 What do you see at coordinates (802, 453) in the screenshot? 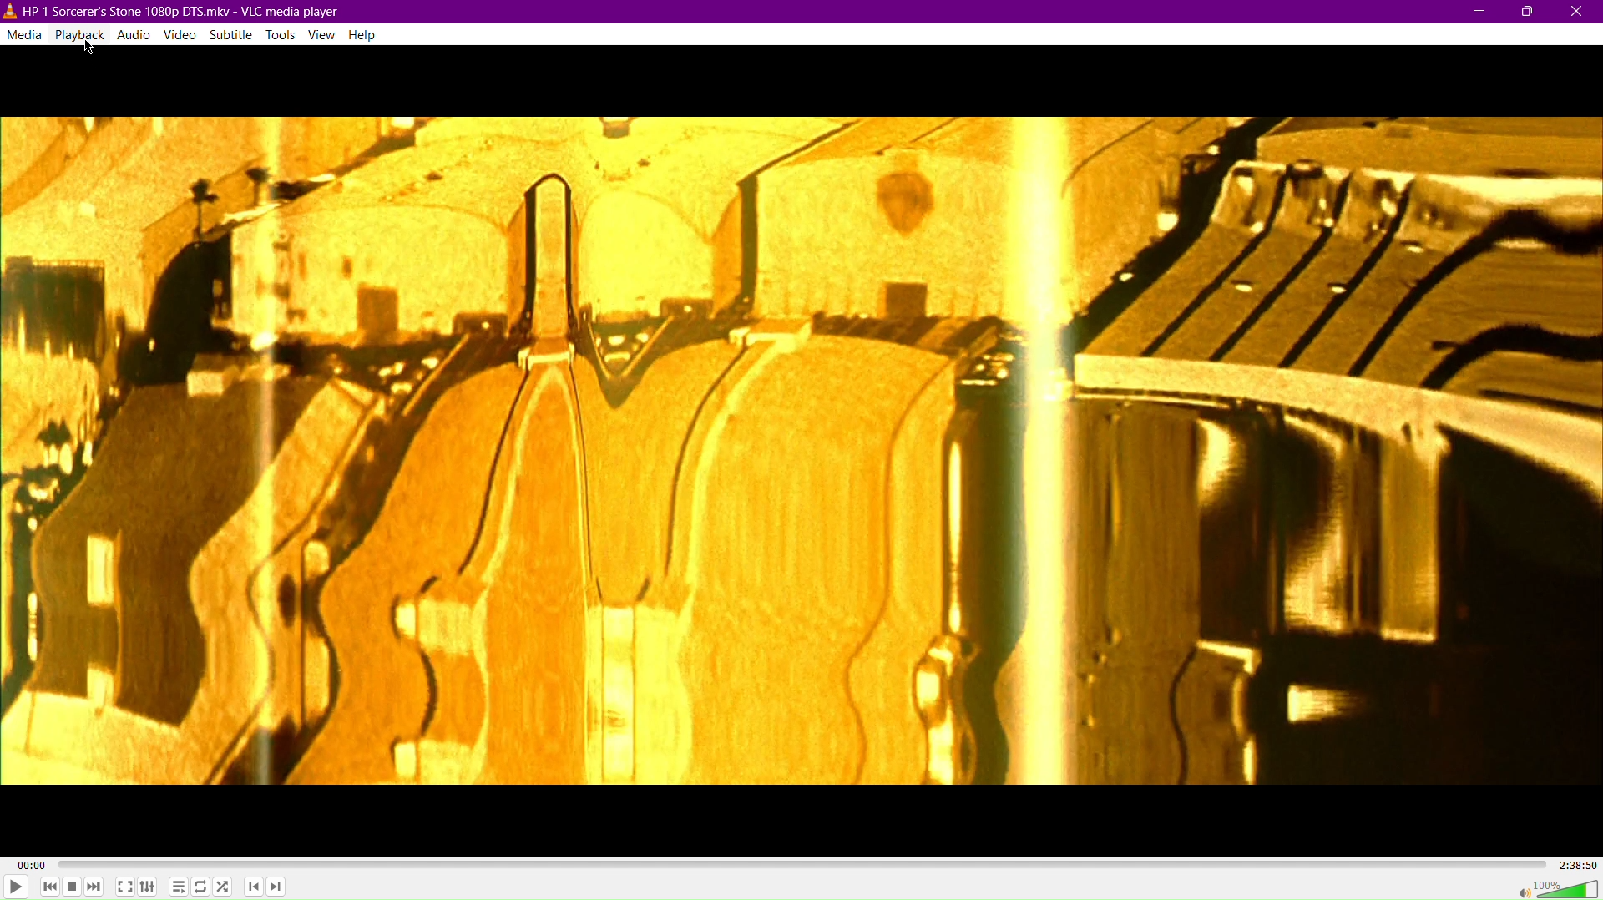
I see `Video` at bounding box center [802, 453].